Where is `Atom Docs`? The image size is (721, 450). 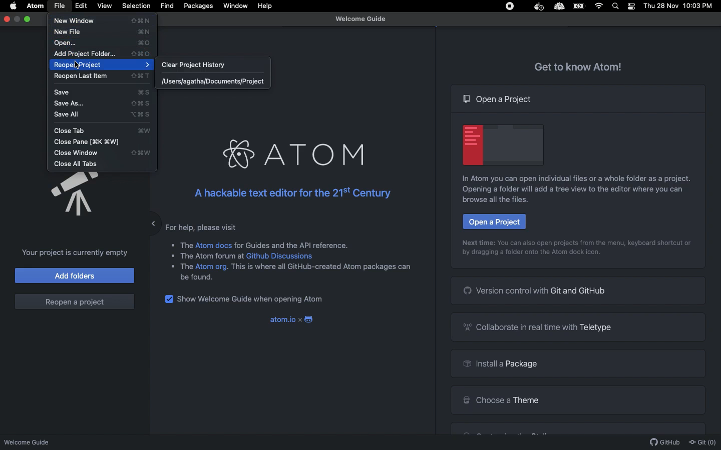
Atom Docs is located at coordinates (214, 244).